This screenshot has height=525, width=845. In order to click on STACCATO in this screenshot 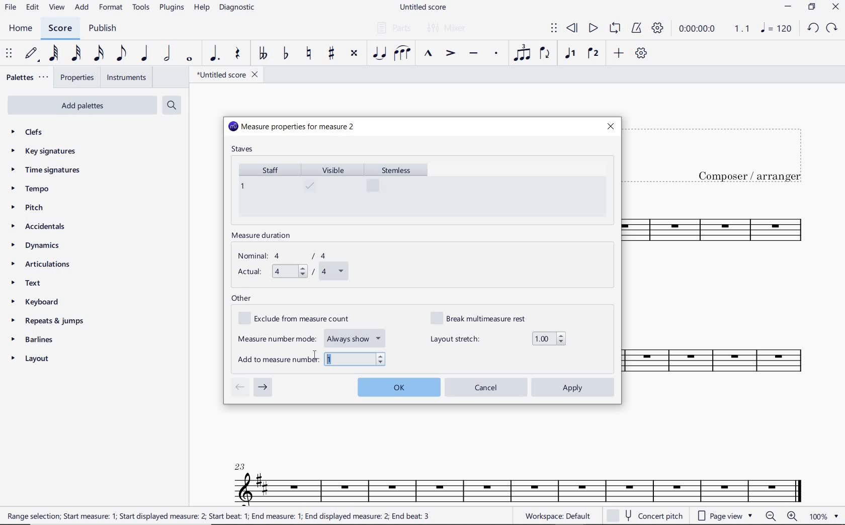, I will do `click(496, 54)`.